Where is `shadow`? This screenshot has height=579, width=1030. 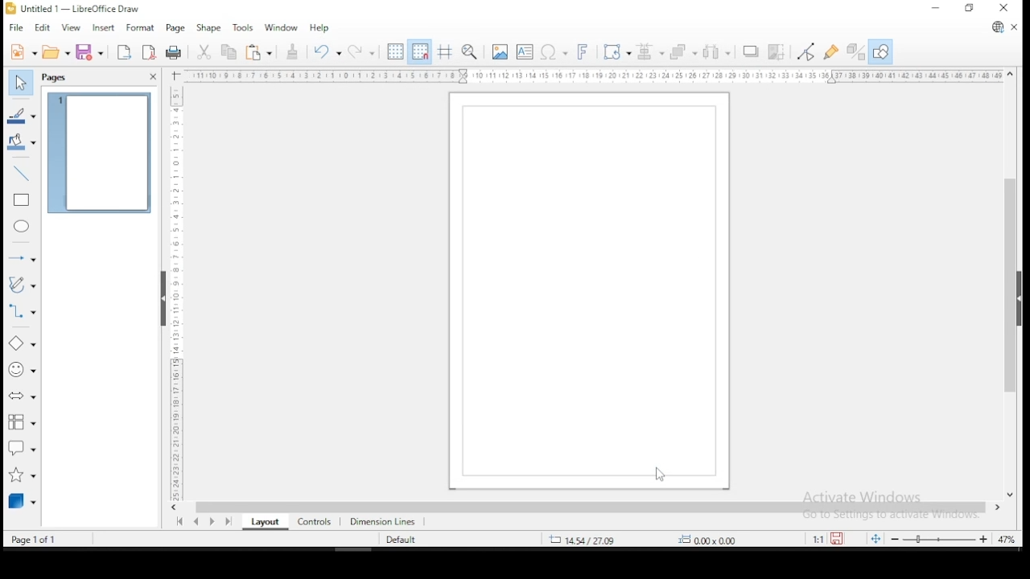
shadow is located at coordinates (751, 52).